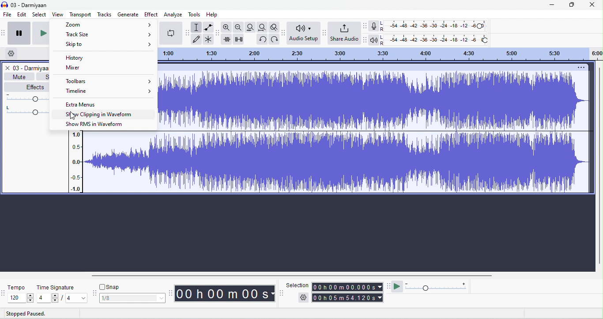 This screenshot has height=319, width=603. Describe the element at coordinates (262, 39) in the screenshot. I see `redo` at that location.